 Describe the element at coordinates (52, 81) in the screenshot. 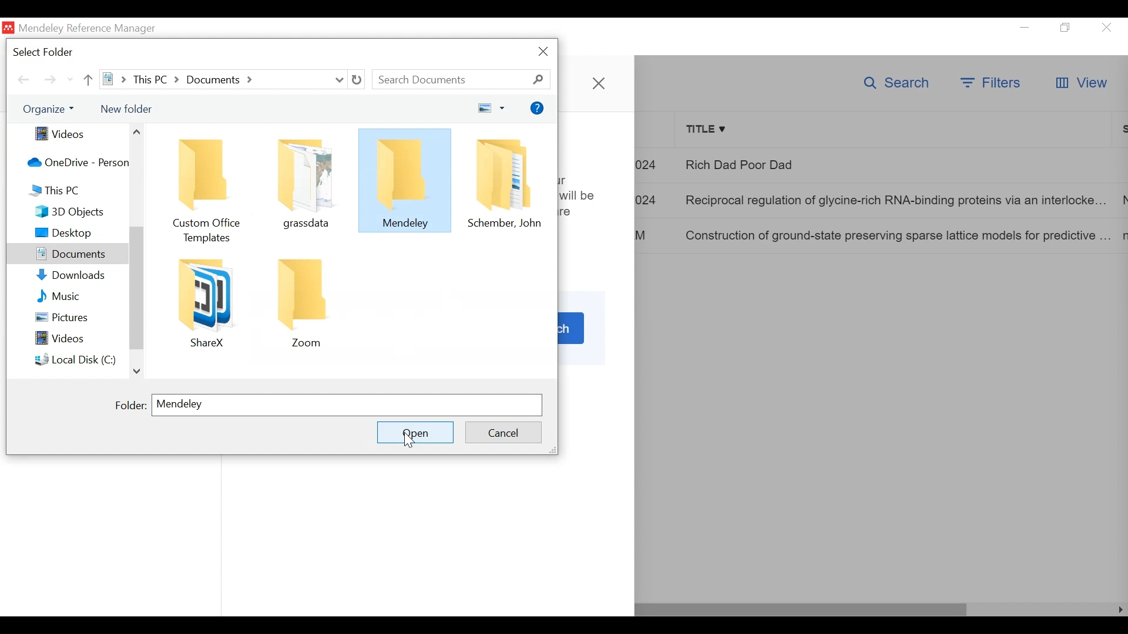

I see `Navigate Forward` at that location.